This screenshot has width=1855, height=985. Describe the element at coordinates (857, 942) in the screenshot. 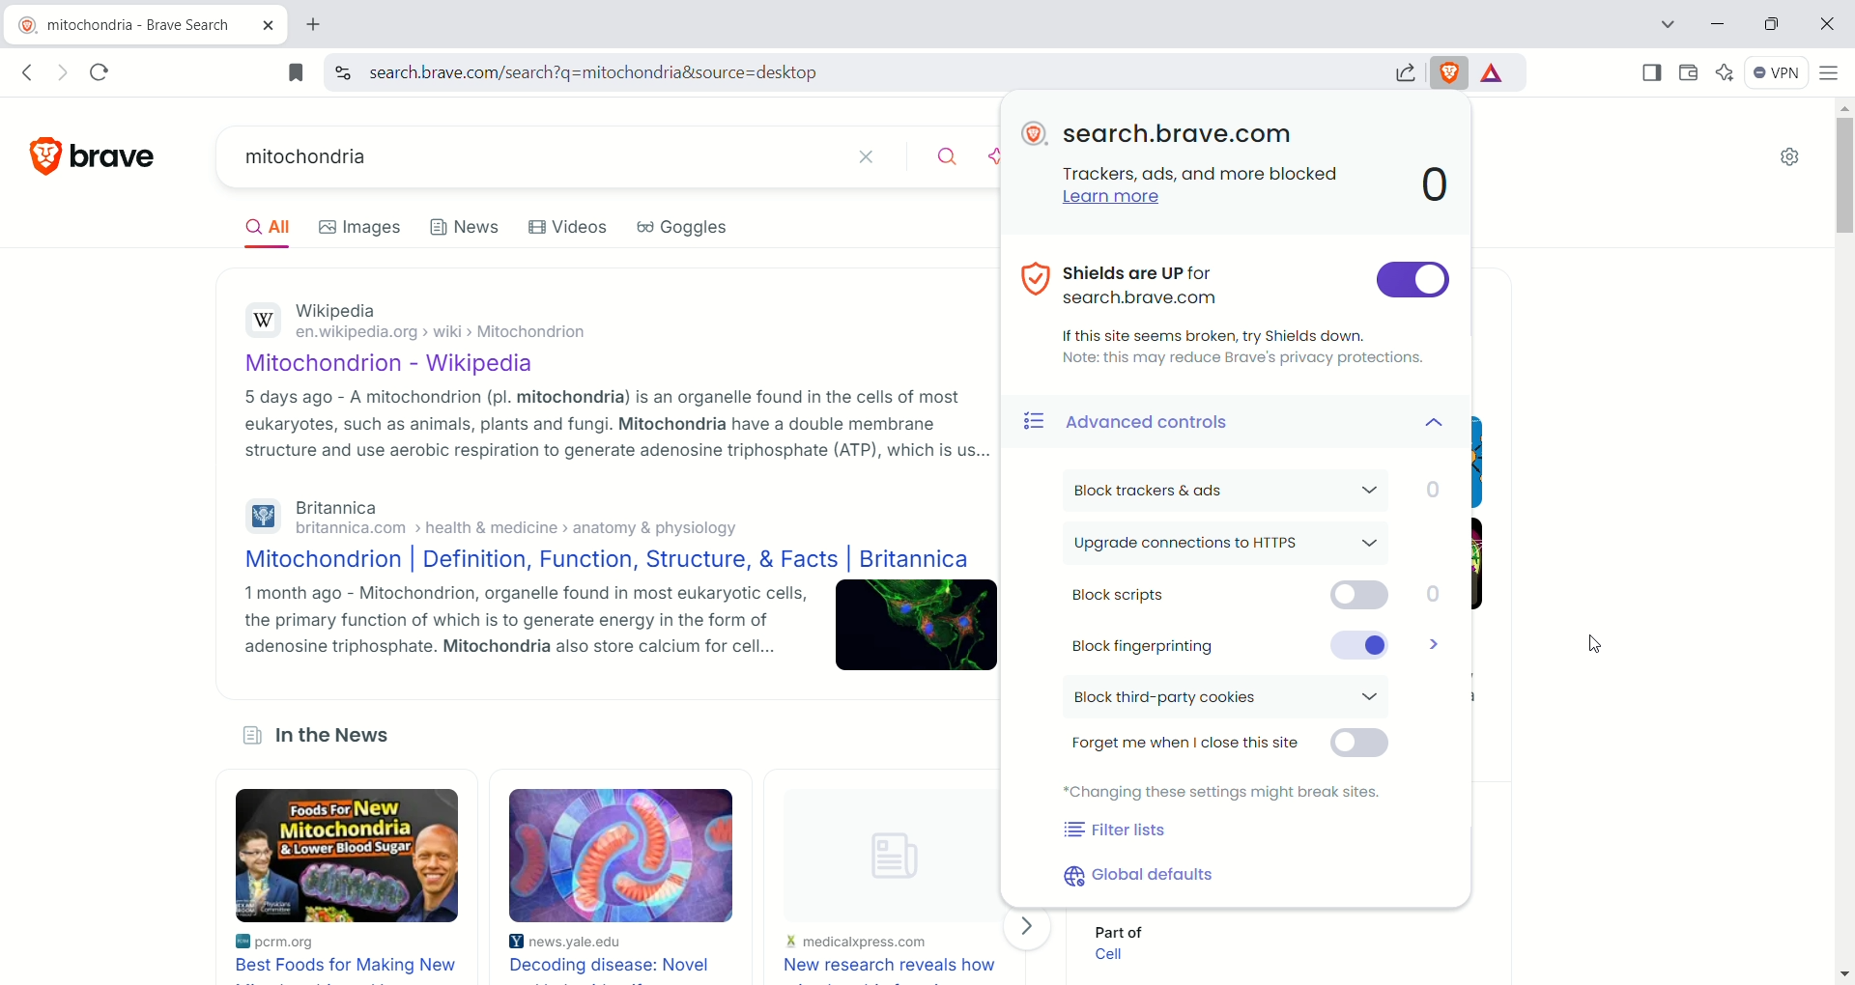

I see `medicalxpress.com` at that location.